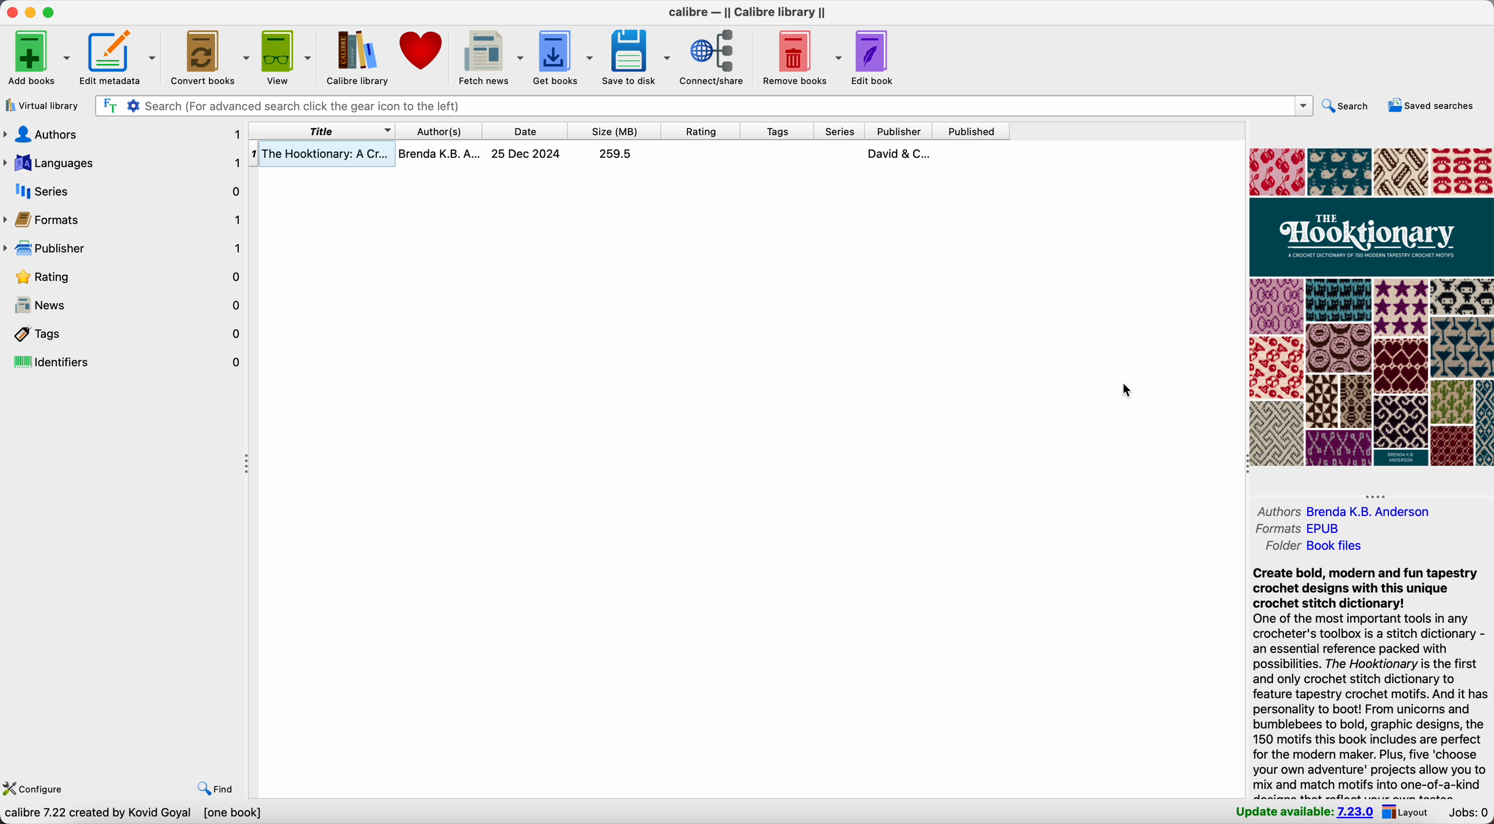  What do you see at coordinates (287, 56) in the screenshot?
I see `view` at bounding box center [287, 56].